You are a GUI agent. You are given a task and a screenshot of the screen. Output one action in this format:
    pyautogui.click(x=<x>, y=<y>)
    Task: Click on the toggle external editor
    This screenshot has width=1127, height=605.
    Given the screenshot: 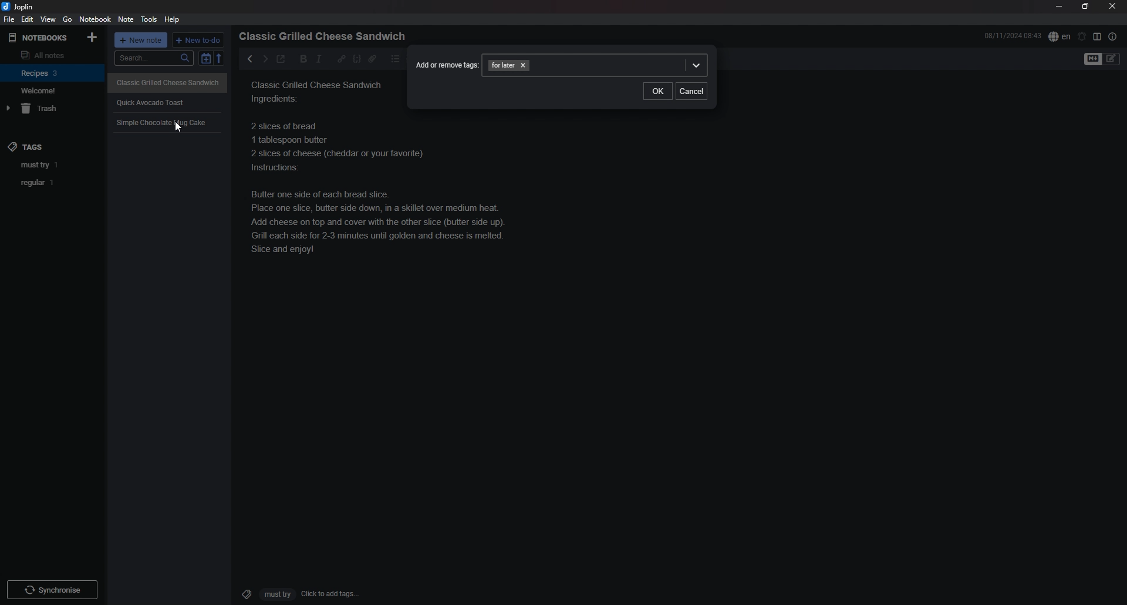 What is the action you would take?
    pyautogui.click(x=281, y=60)
    